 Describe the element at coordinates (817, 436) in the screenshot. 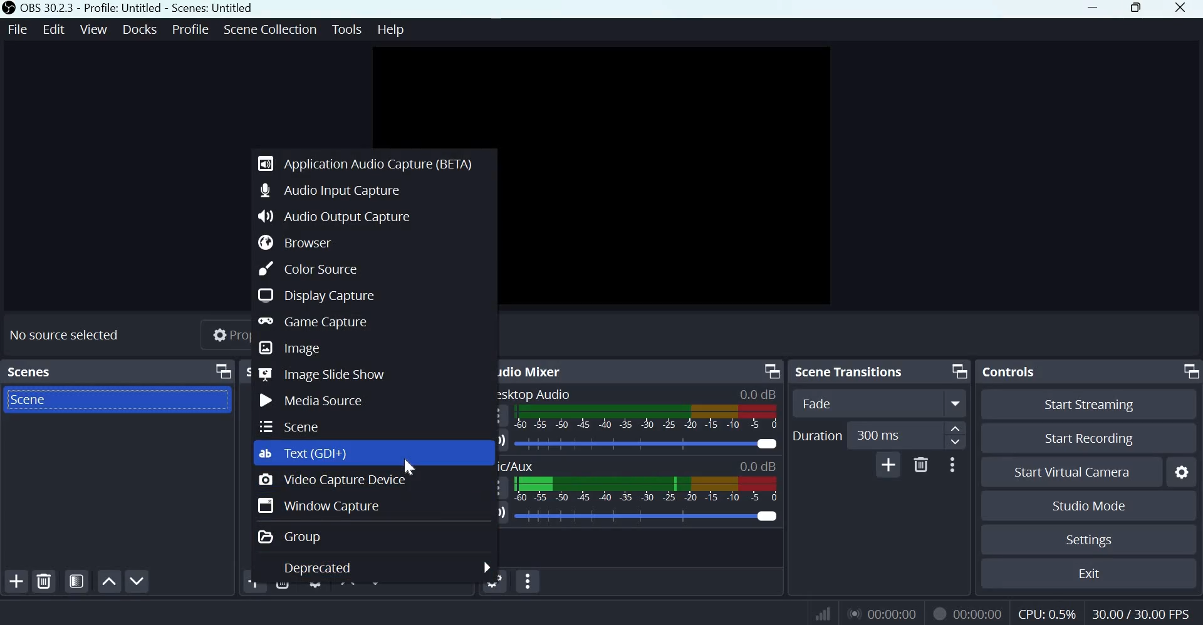

I see `Duration` at that location.